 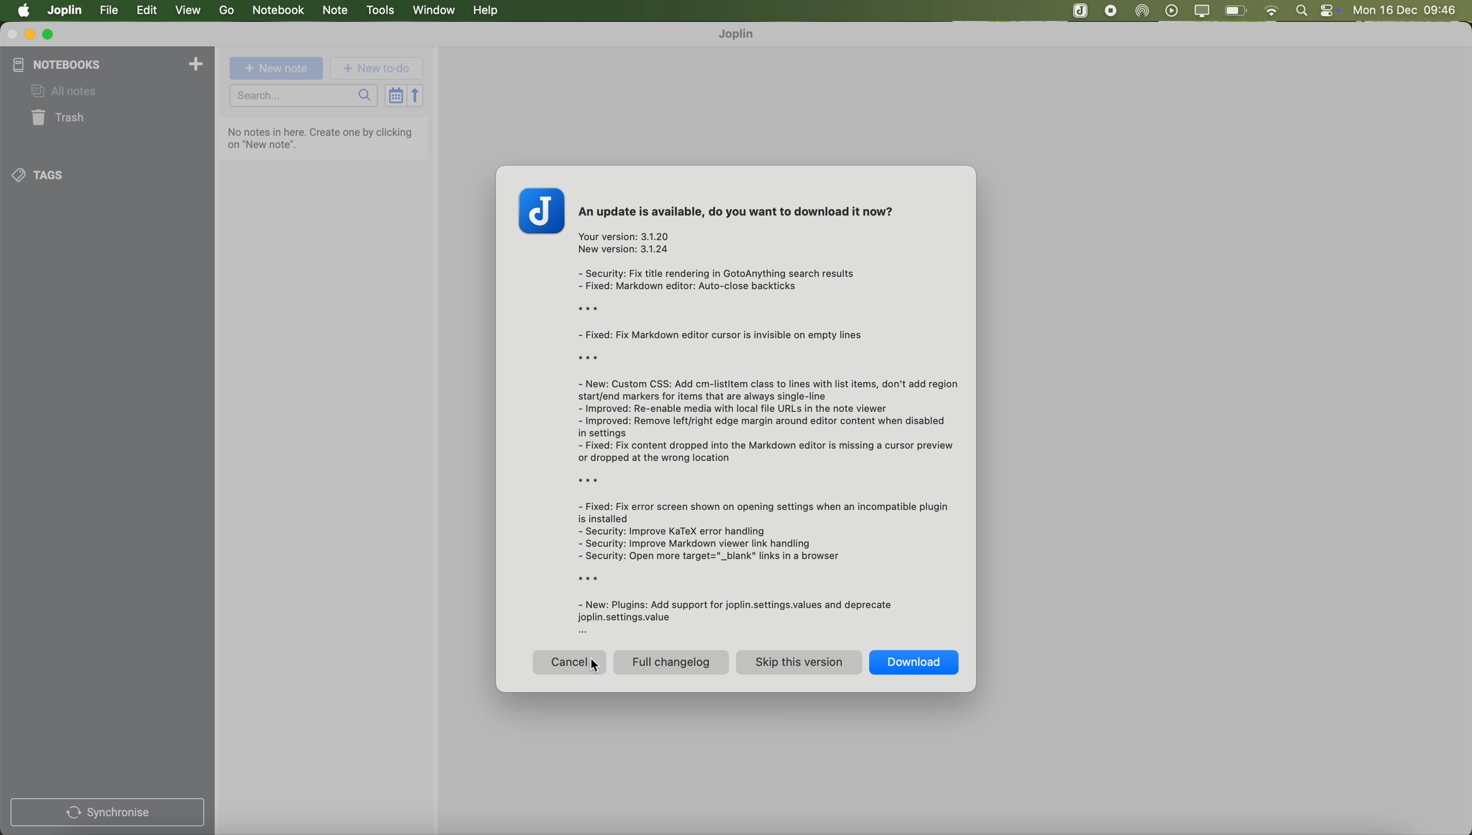 What do you see at coordinates (109, 64) in the screenshot?
I see `notebooks` at bounding box center [109, 64].